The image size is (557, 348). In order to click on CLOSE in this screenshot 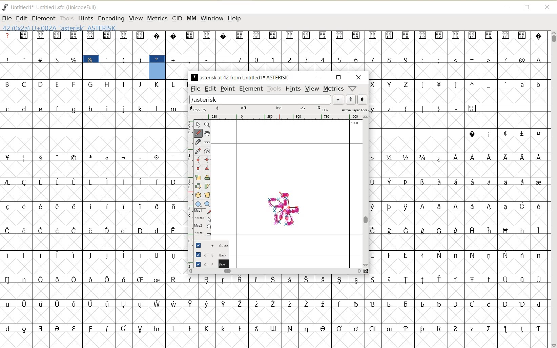, I will do `click(546, 7)`.